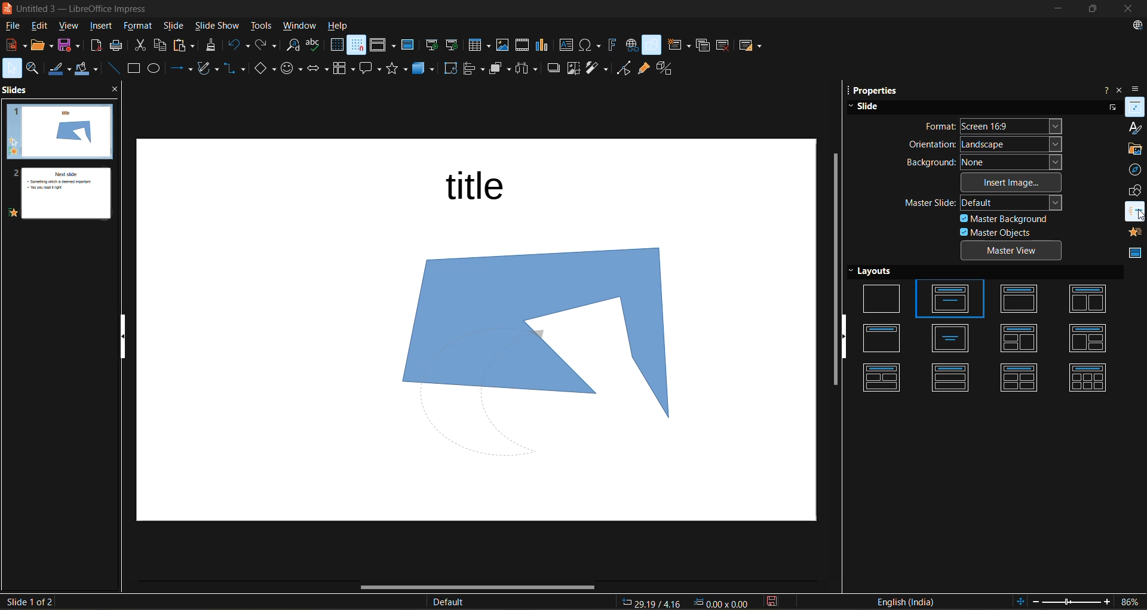 The width and height of the screenshot is (1147, 610). Describe the element at coordinates (453, 601) in the screenshot. I see `slide master name` at that location.